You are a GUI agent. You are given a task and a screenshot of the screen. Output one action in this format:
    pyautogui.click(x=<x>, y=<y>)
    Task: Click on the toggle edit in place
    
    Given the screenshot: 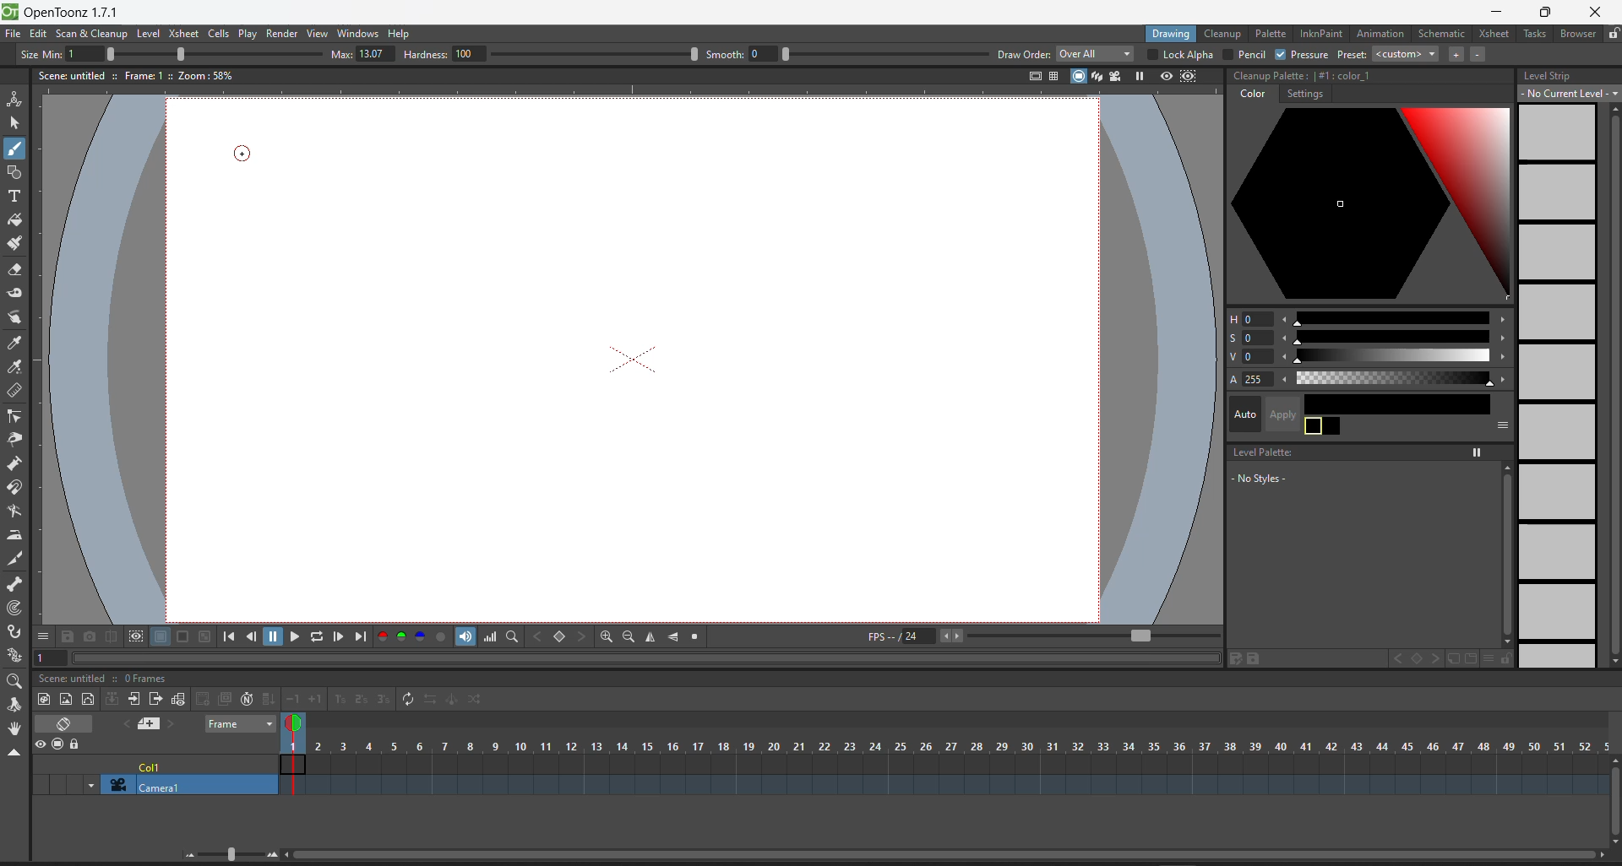 What is the action you would take?
    pyautogui.click(x=178, y=699)
    